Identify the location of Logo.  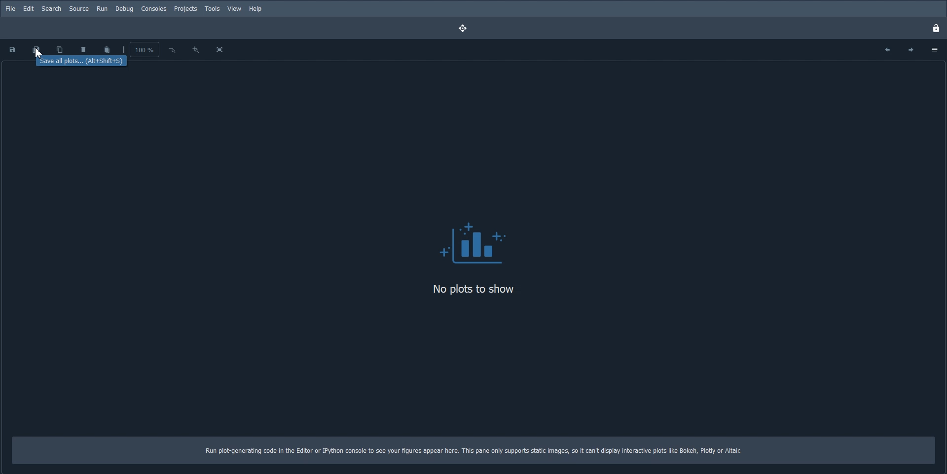
(478, 258).